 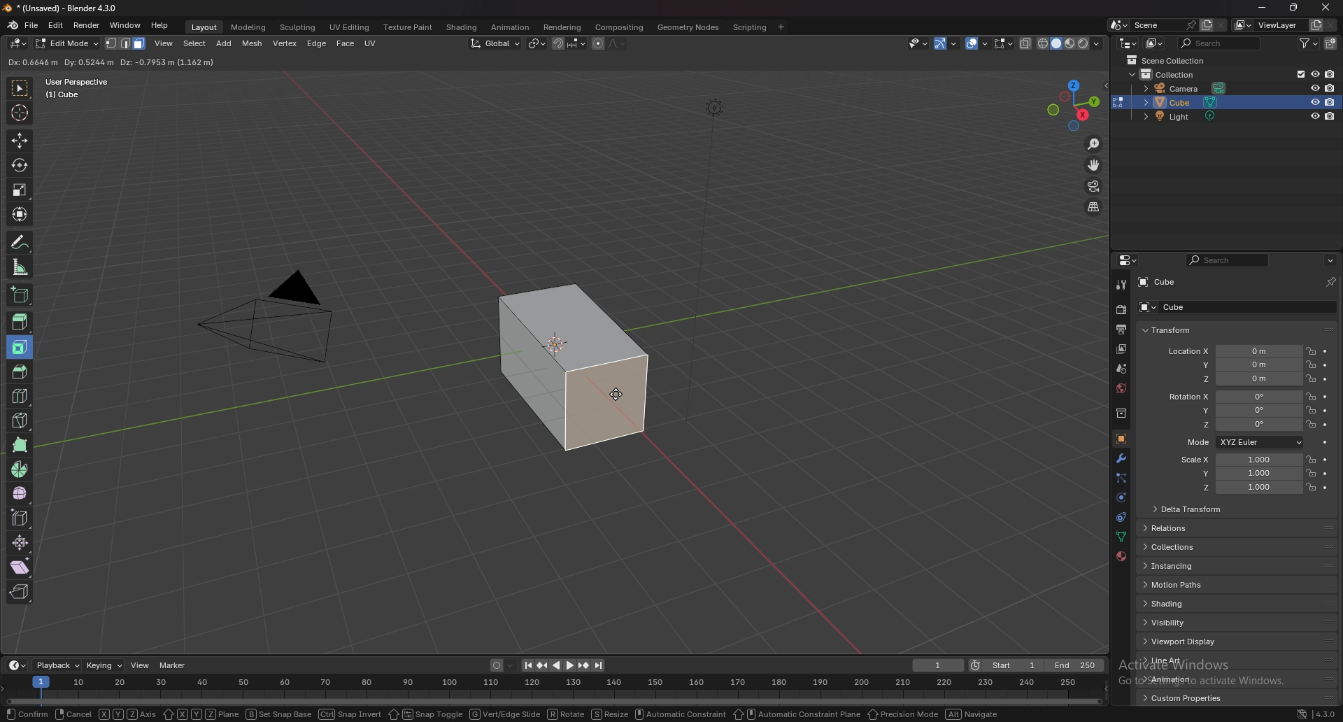 I want to click on jump to endpoint, so click(x=526, y=665).